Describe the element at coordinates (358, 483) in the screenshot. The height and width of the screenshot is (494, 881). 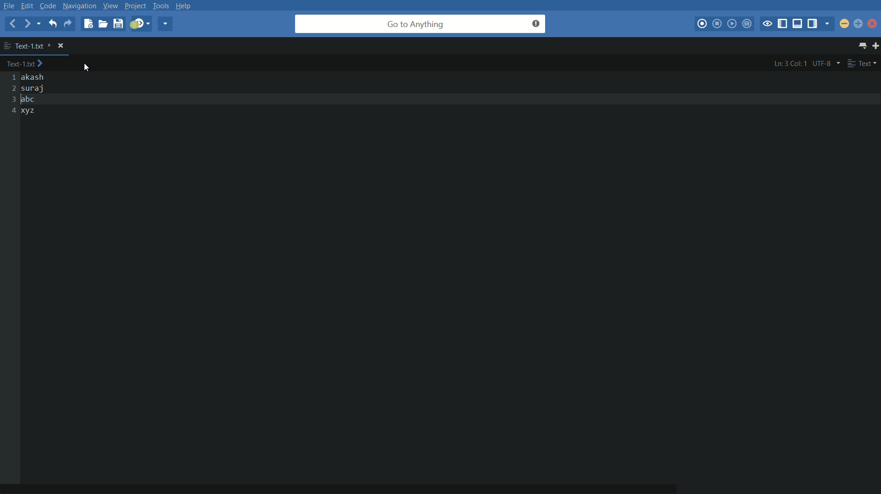
I see `horizontal scroll bar` at that location.